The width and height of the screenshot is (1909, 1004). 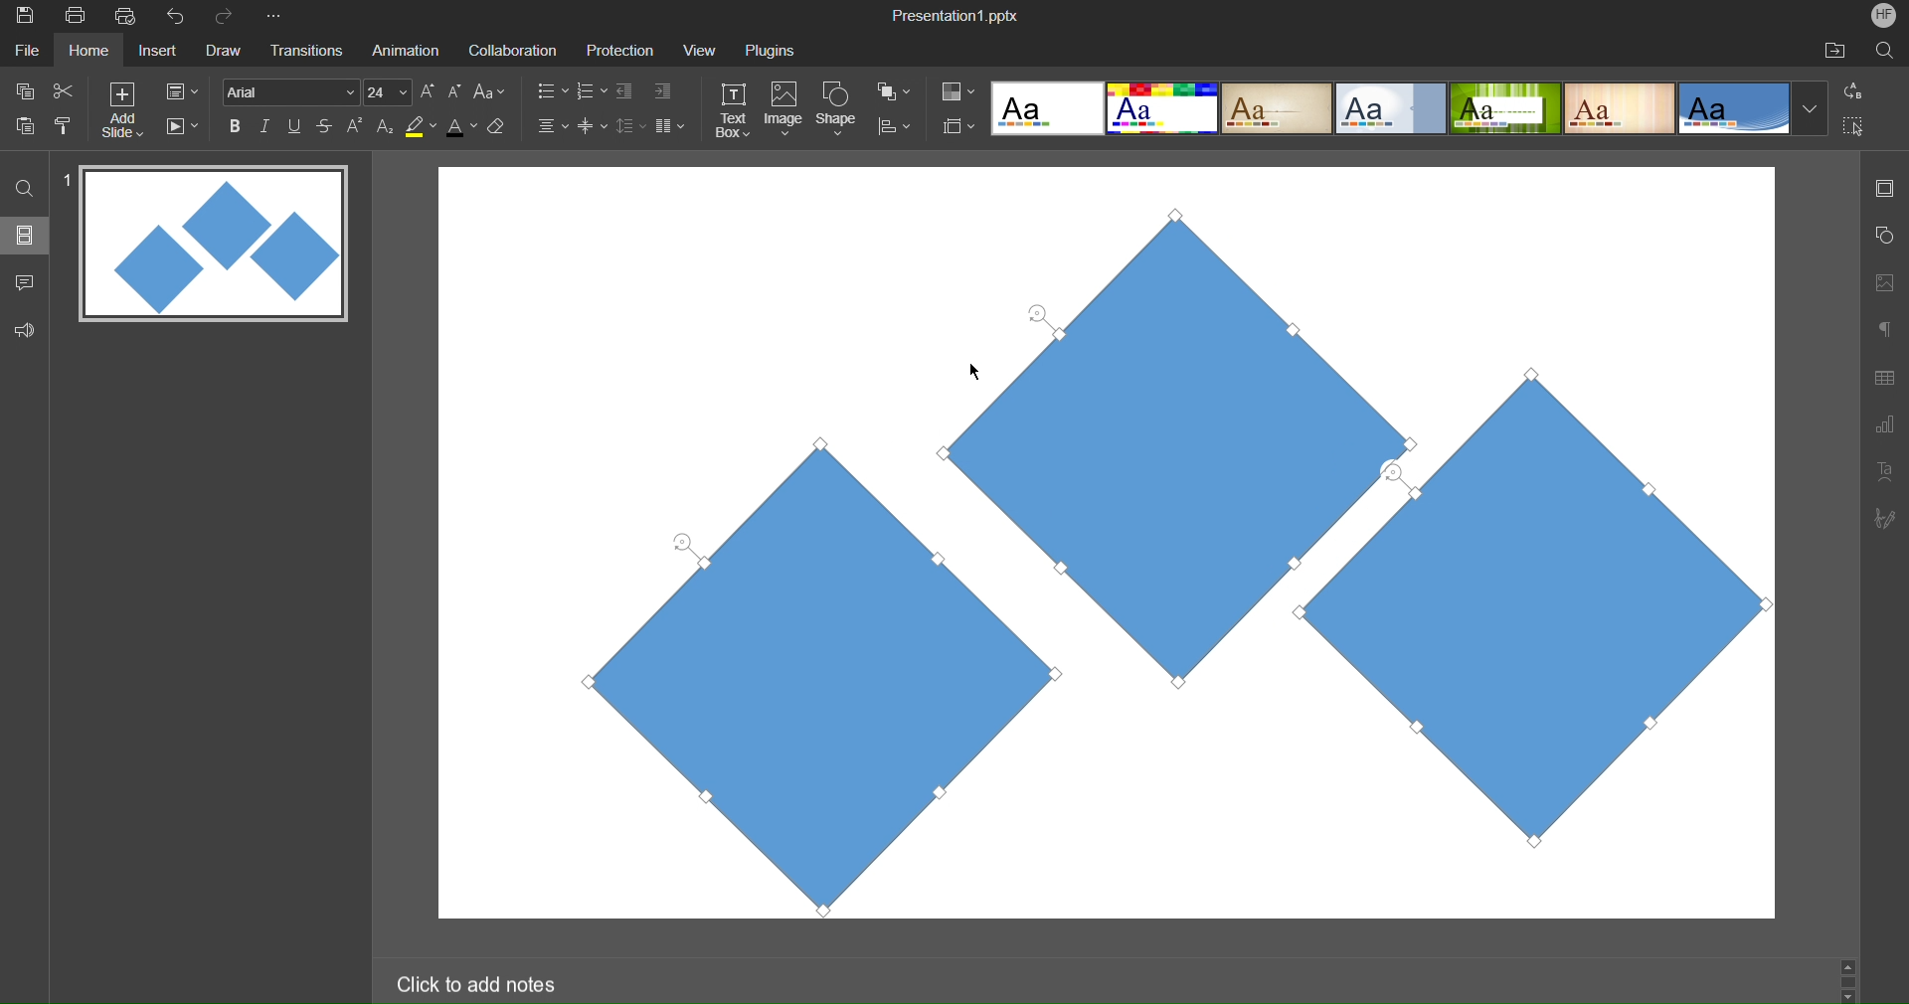 I want to click on Signature, so click(x=1883, y=518).